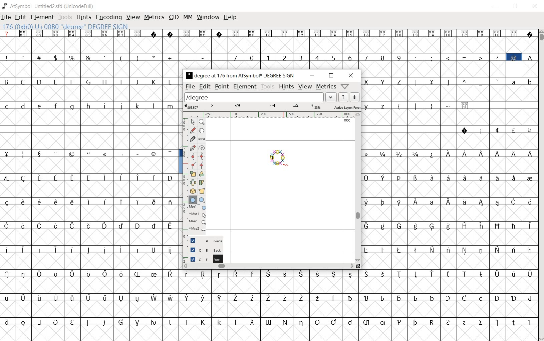  Describe the element at coordinates (324, 57) in the screenshot. I see `0 - 9` at that location.